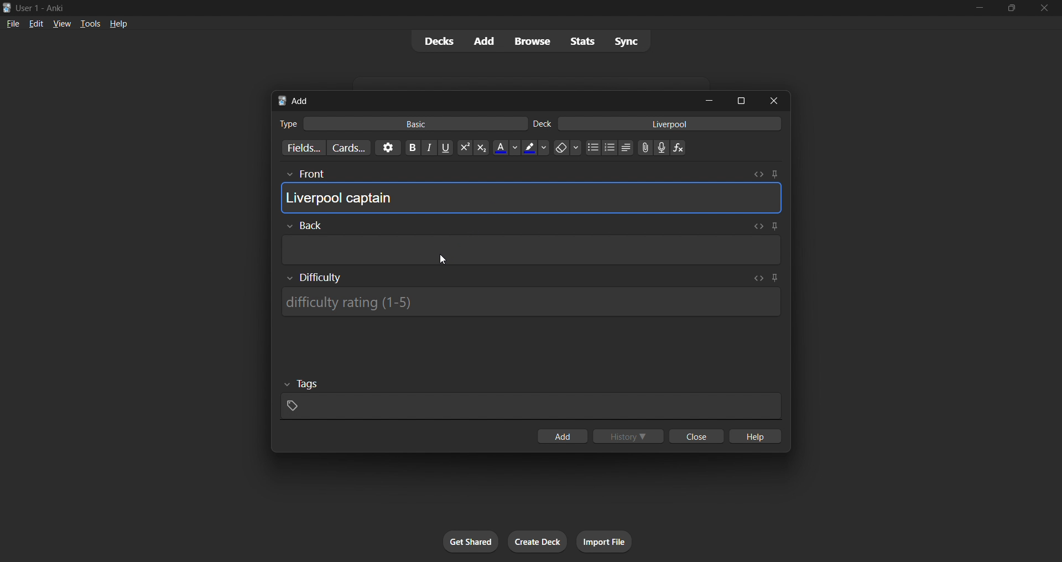 The height and width of the screenshot is (562, 1062). Describe the element at coordinates (471, 542) in the screenshot. I see `get shared` at that location.